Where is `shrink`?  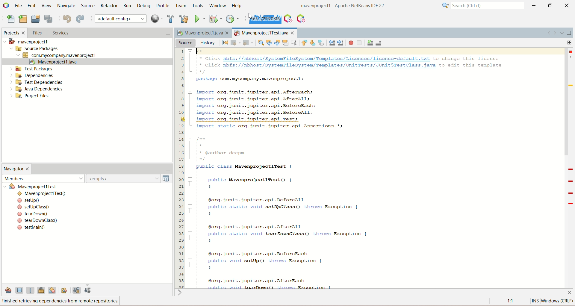
shrink is located at coordinates (181, 292).